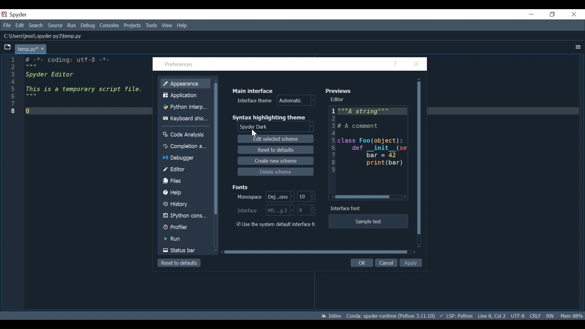  I want to click on Sample text, so click(369, 221).